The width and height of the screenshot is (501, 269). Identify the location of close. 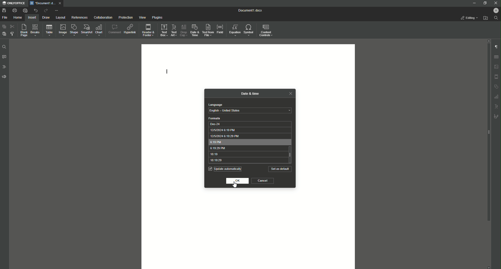
(60, 3).